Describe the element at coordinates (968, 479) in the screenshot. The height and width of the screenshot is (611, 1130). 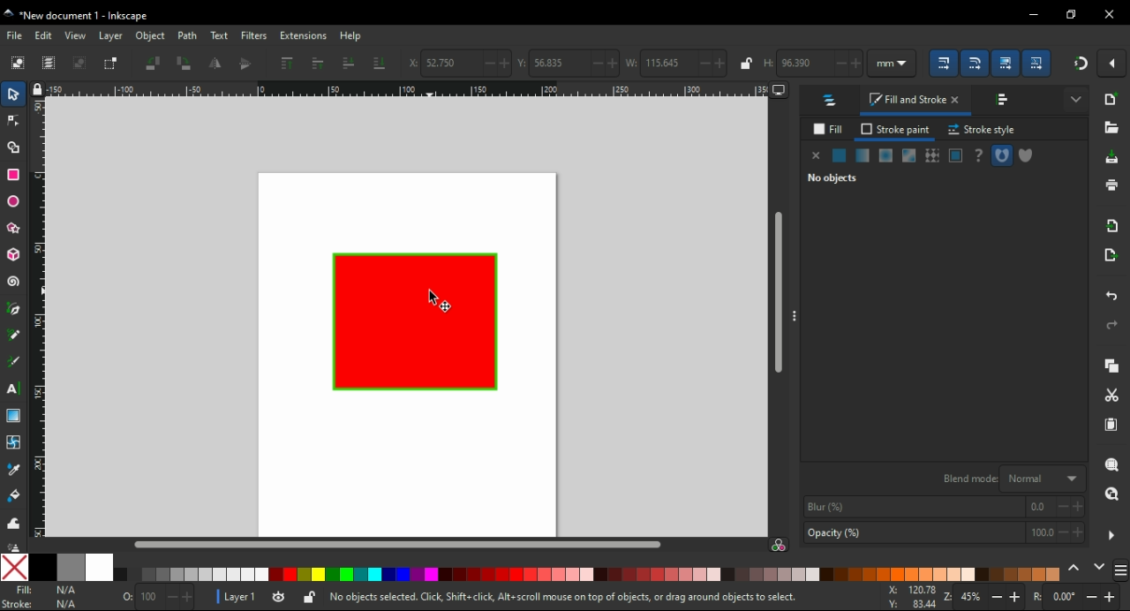
I see `blend mode` at that location.